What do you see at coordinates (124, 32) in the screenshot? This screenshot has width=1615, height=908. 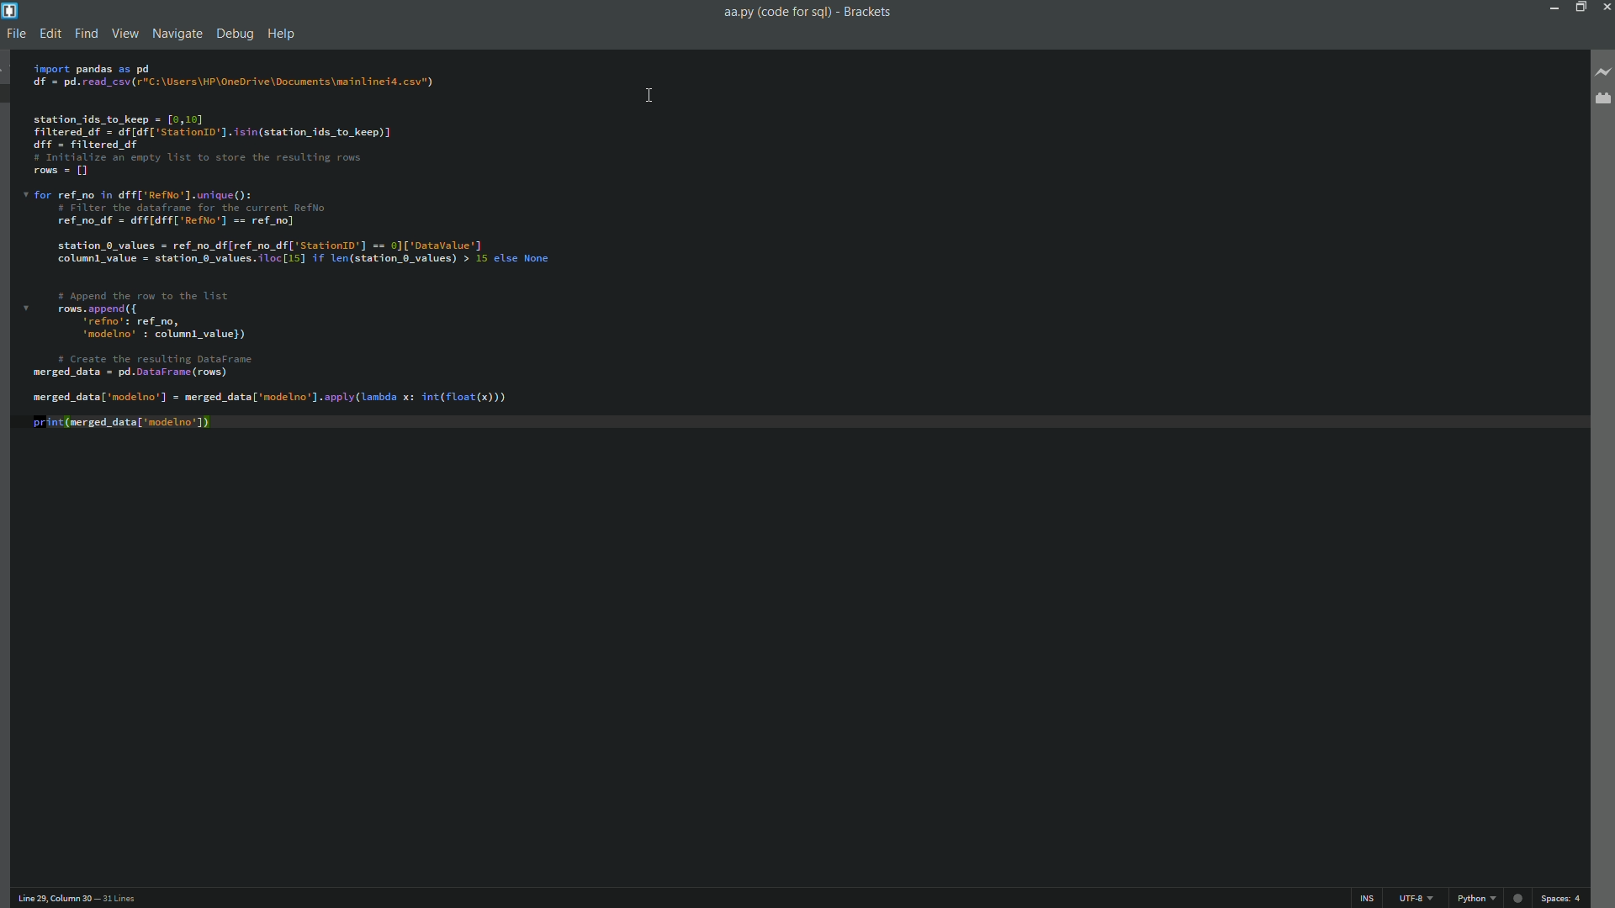 I see `view menu` at bounding box center [124, 32].